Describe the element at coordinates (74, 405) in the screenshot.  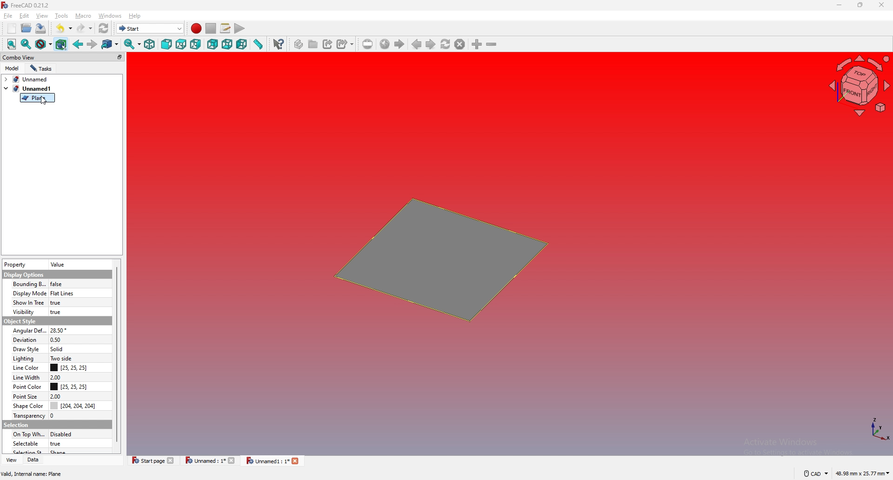
I see `[204, 204, 204]` at that location.